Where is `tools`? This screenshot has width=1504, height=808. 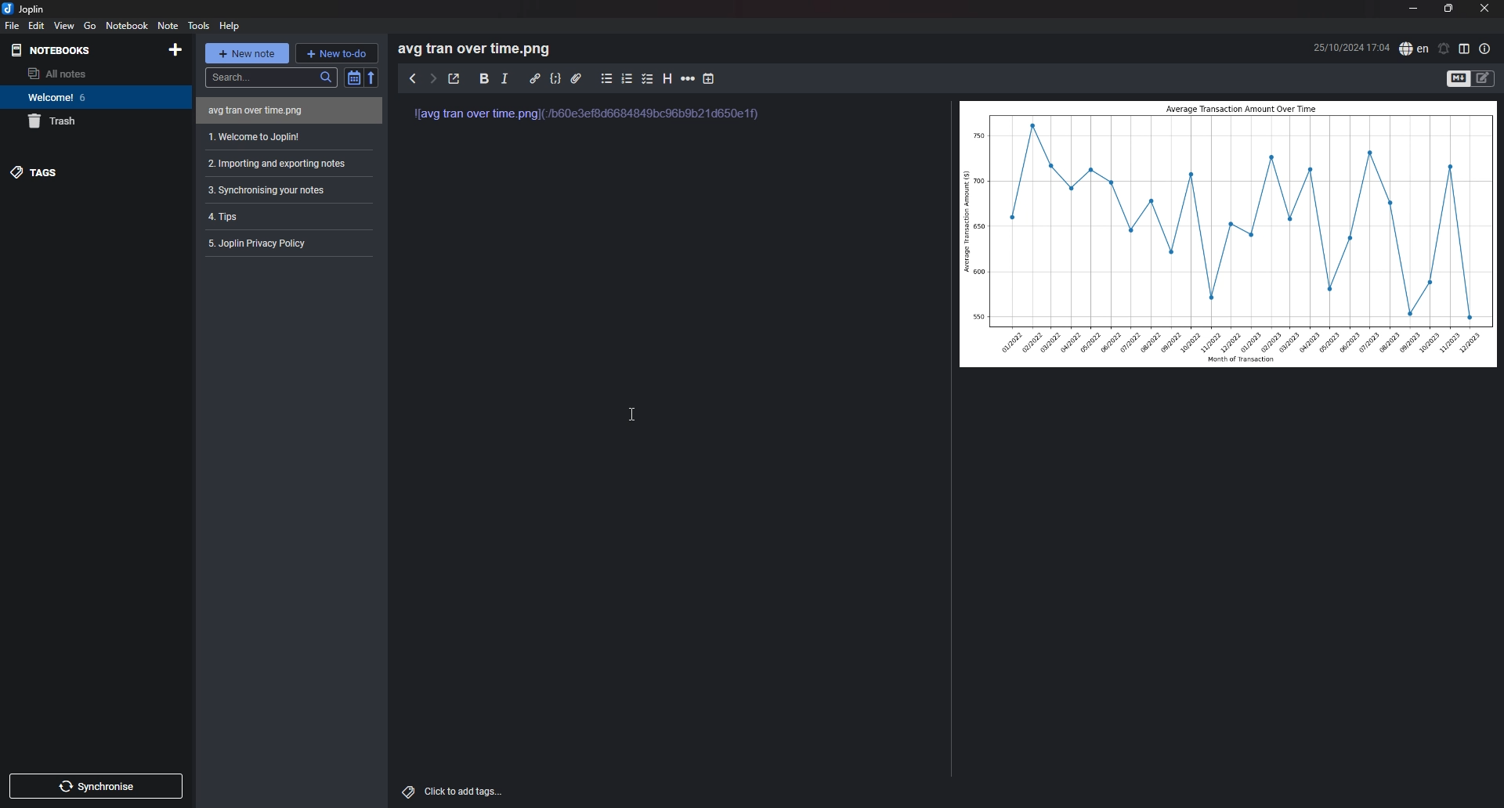
tools is located at coordinates (199, 26).